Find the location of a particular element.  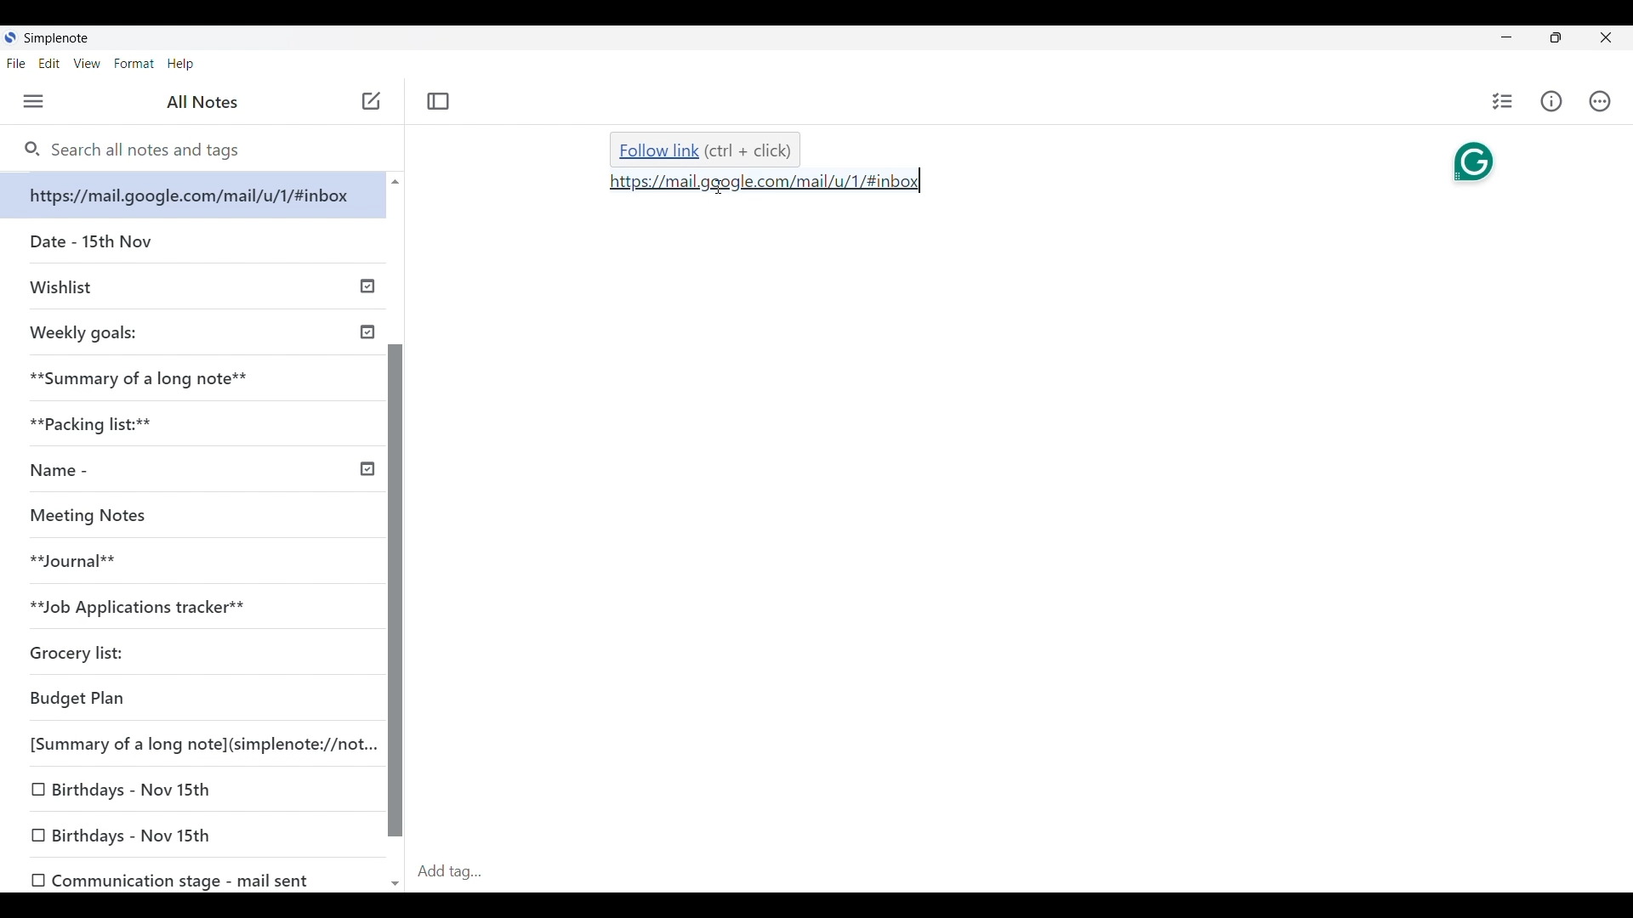

Name - is located at coordinates (60, 468).